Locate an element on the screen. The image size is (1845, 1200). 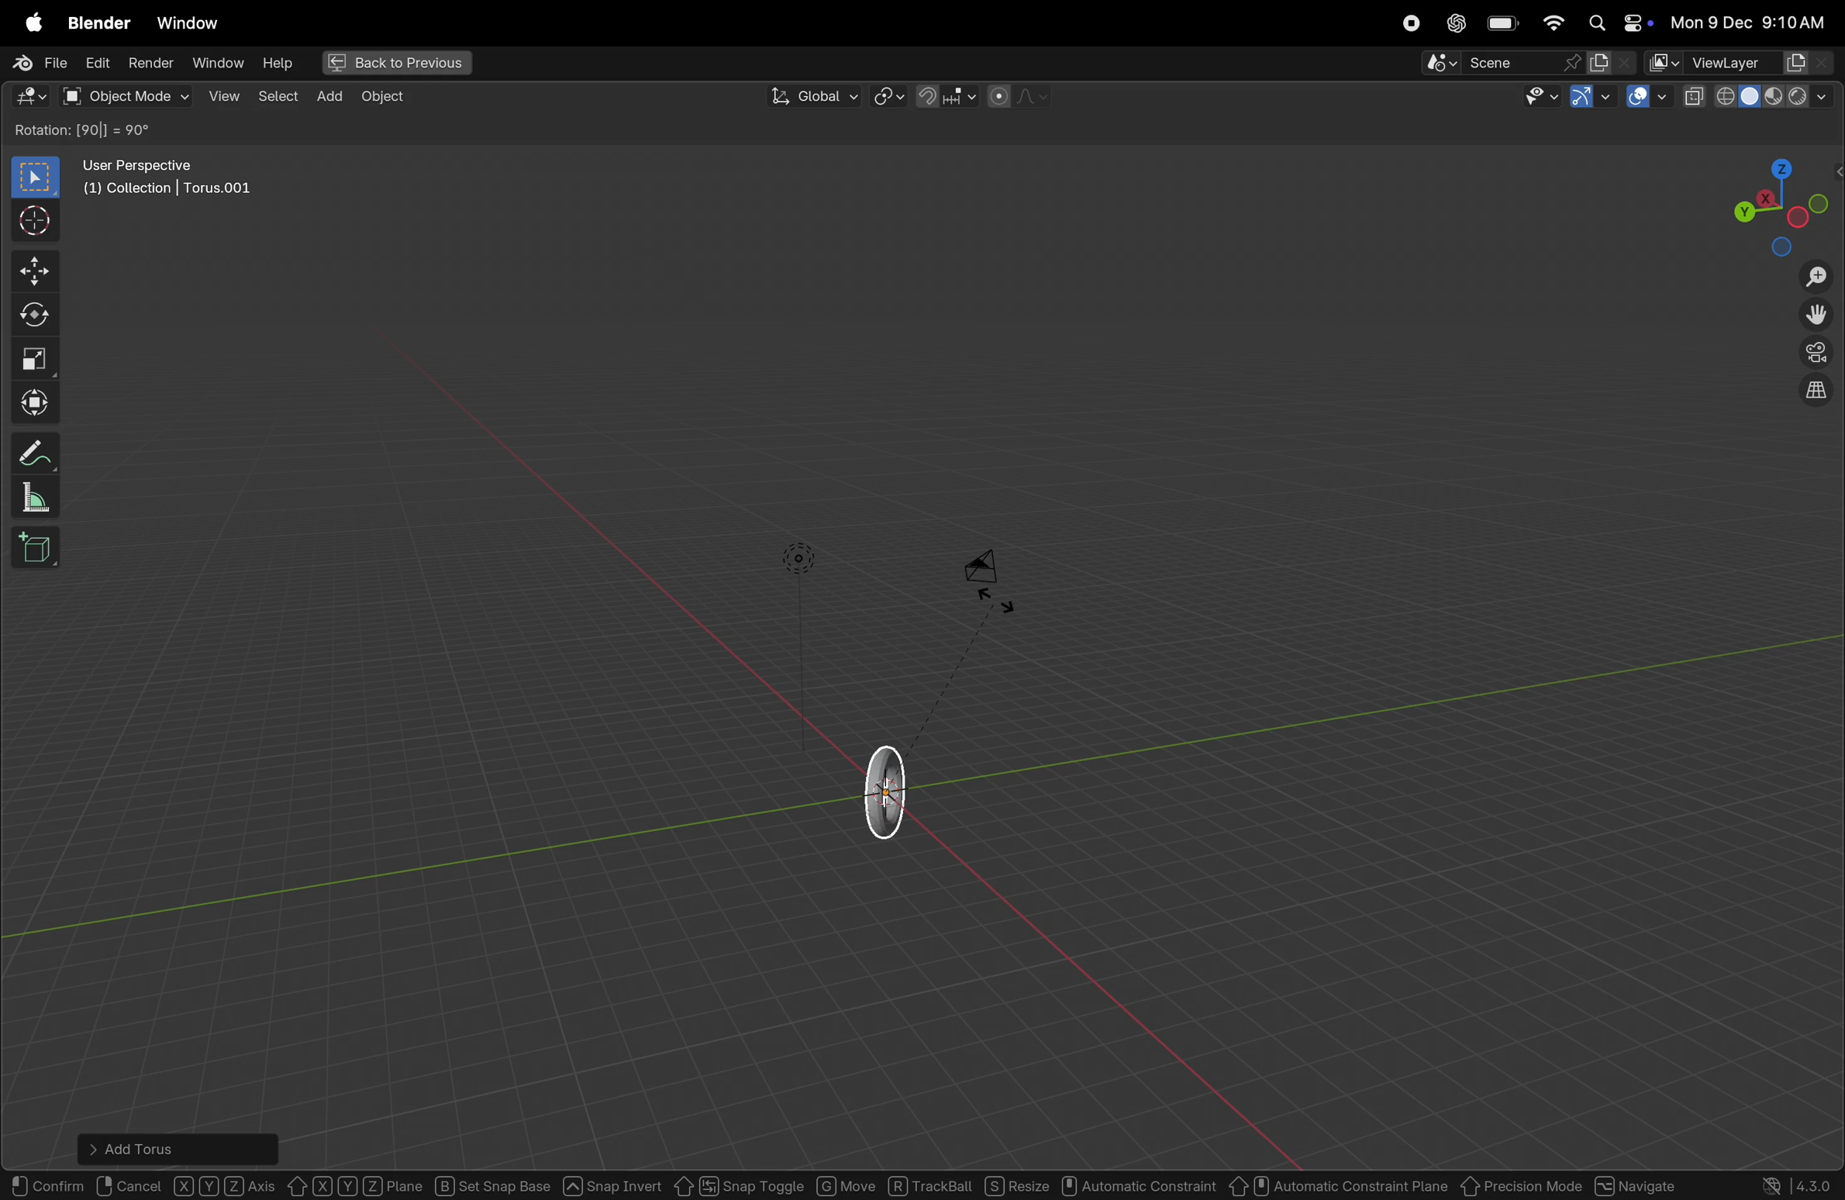
rotation is located at coordinates (41, 132).